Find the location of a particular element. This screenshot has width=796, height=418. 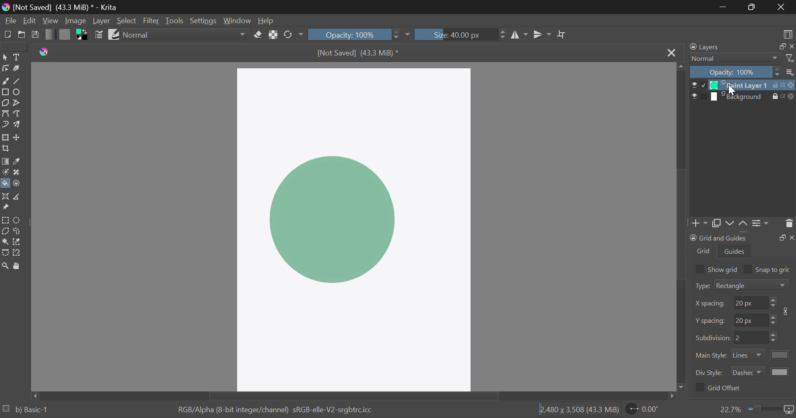

logo is located at coordinates (44, 51).